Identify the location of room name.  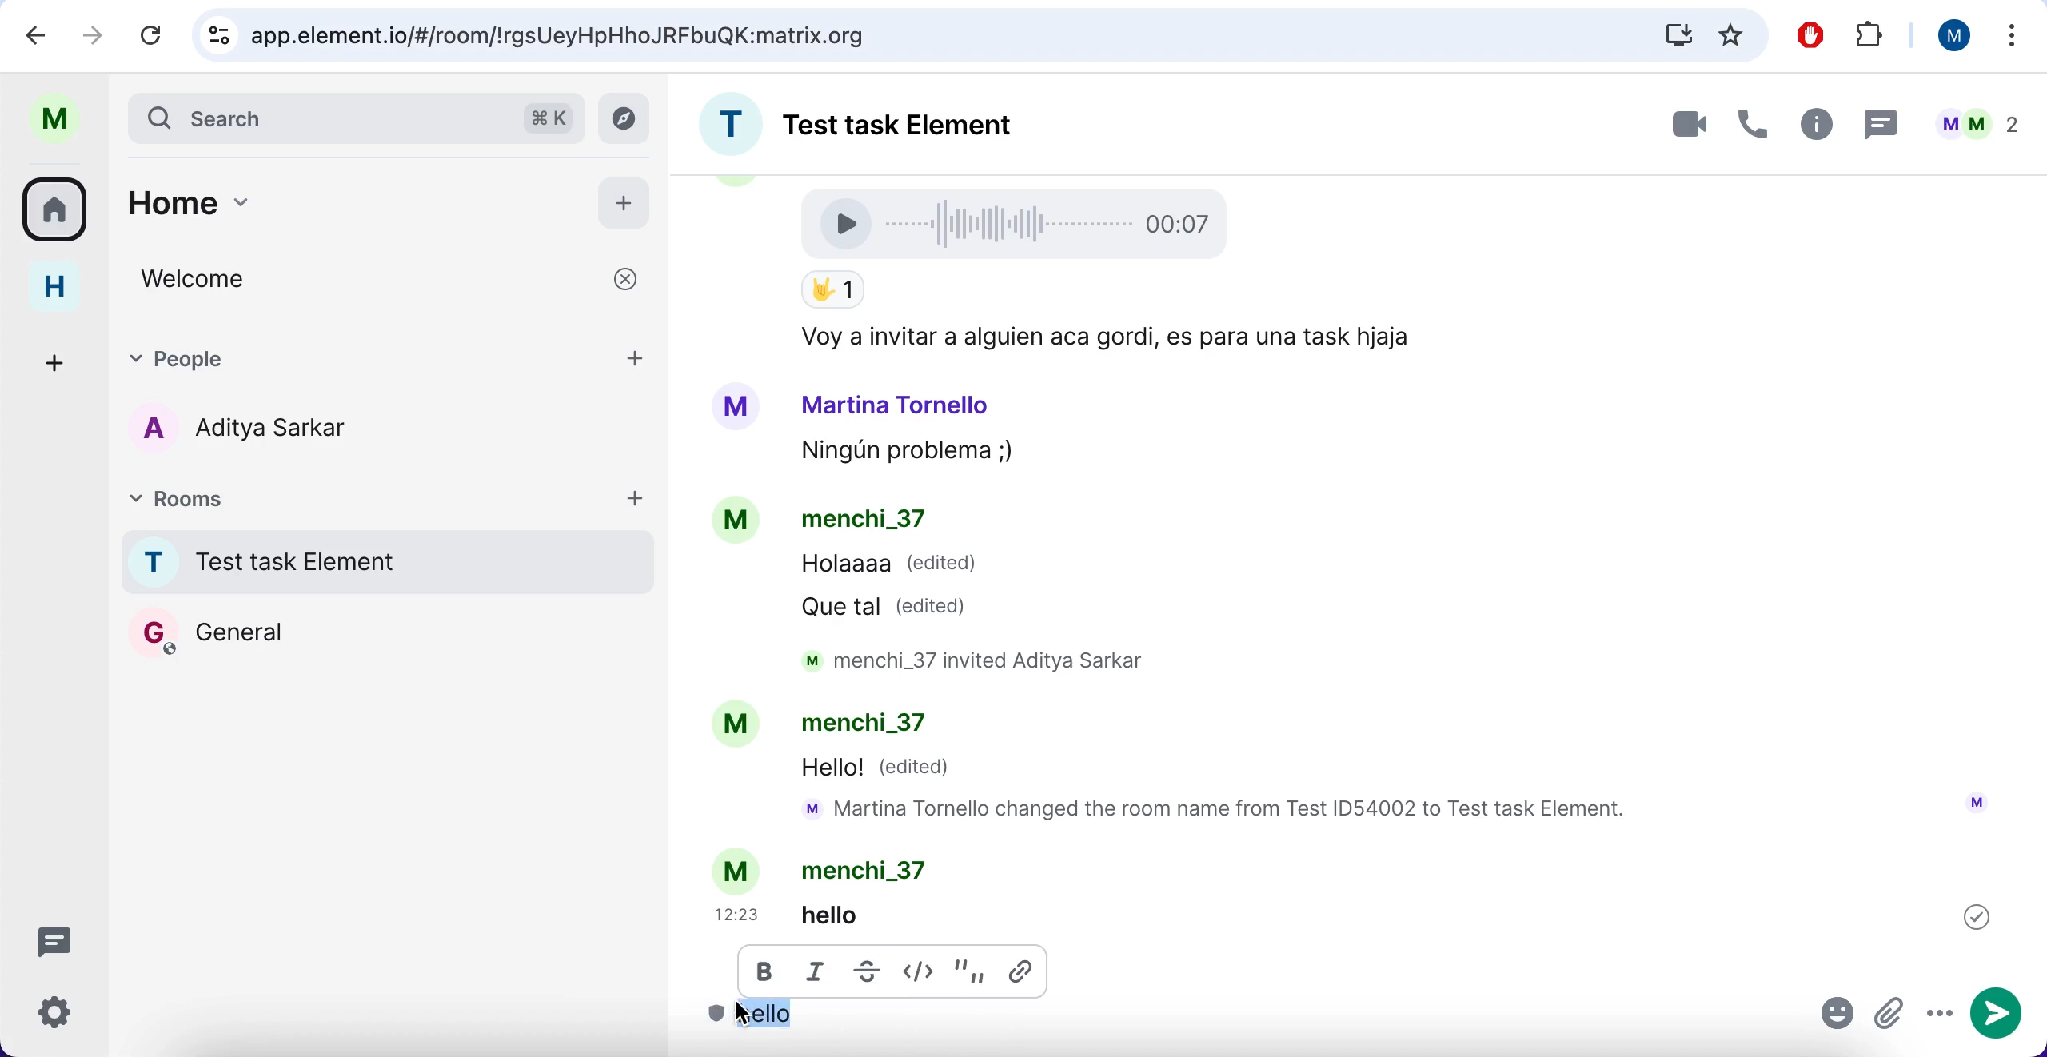
(382, 561).